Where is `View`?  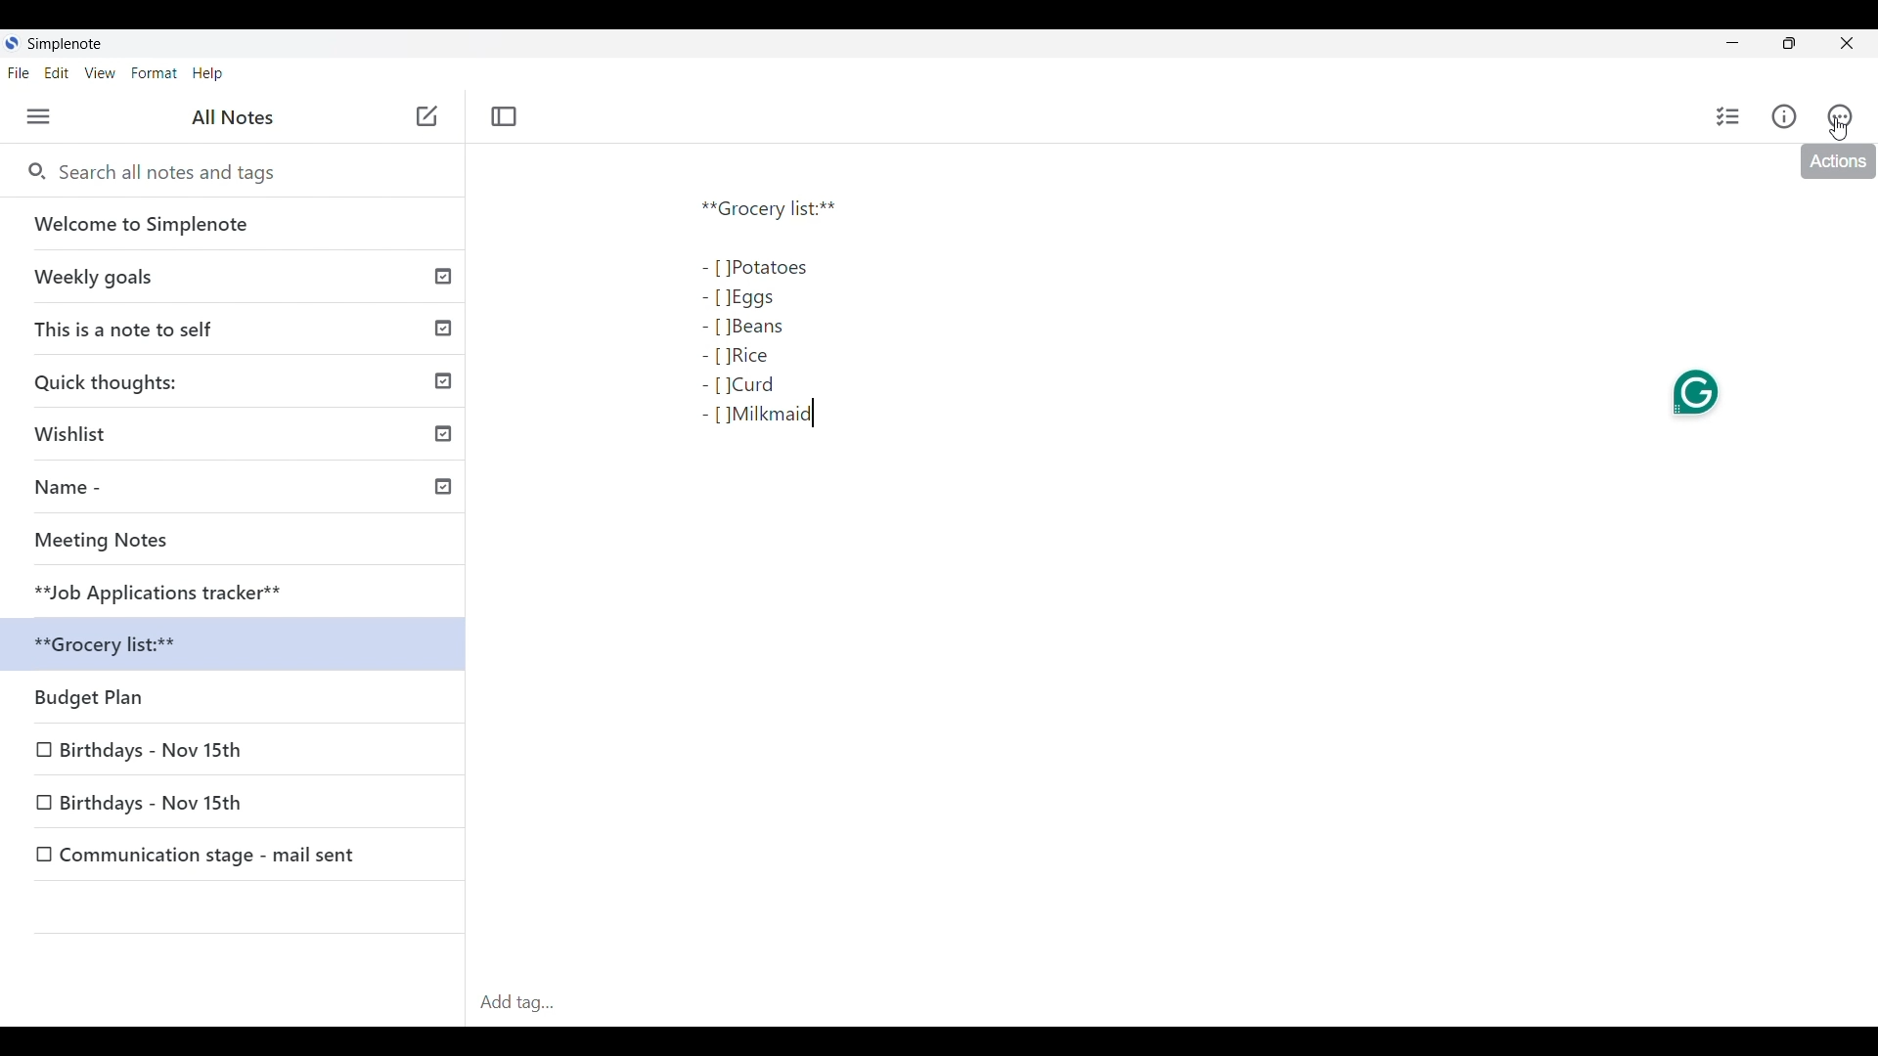 View is located at coordinates (101, 73).